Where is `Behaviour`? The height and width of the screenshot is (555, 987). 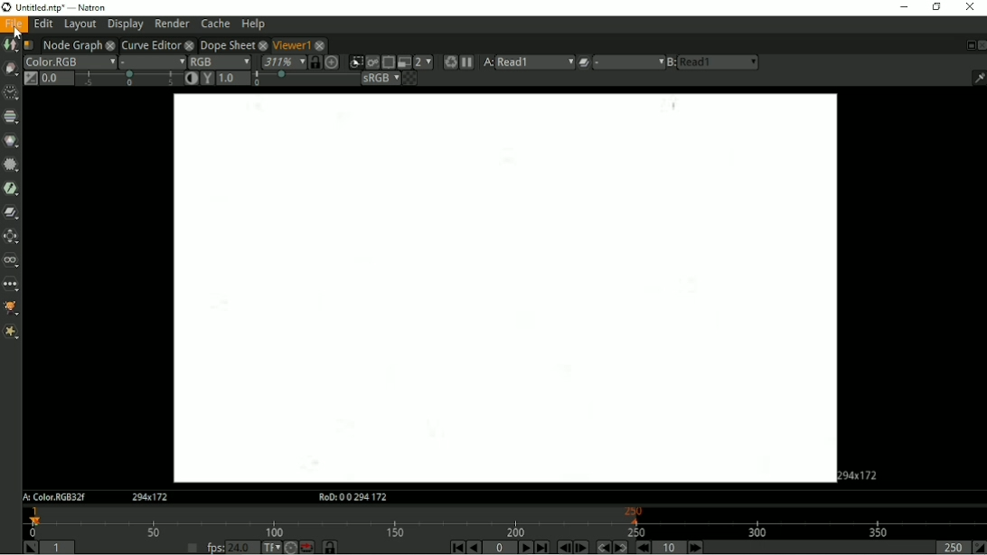 Behaviour is located at coordinates (307, 547).